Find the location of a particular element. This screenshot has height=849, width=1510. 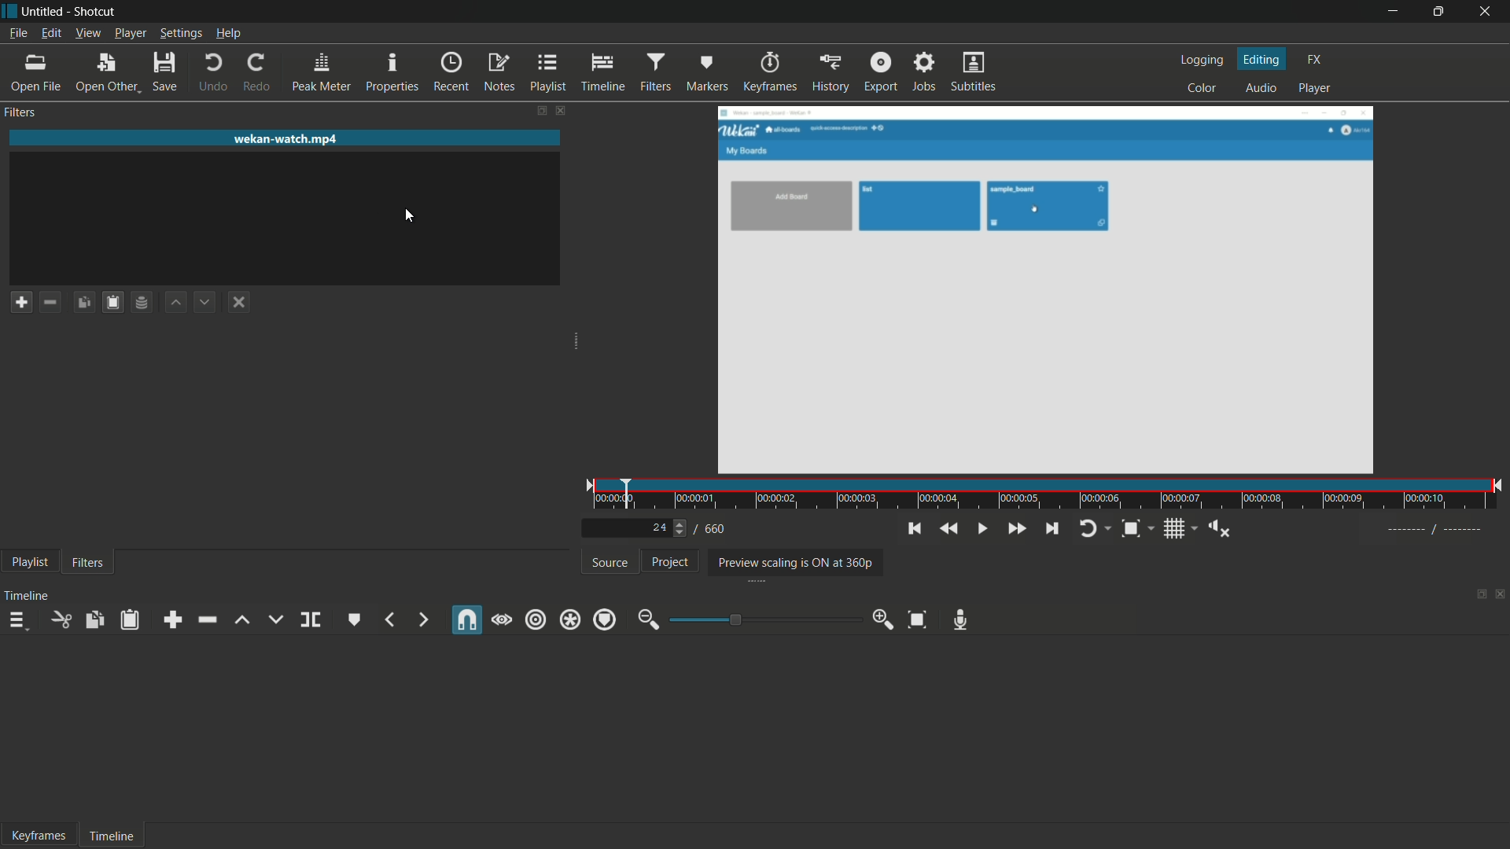

app icon is located at coordinates (9, 10).